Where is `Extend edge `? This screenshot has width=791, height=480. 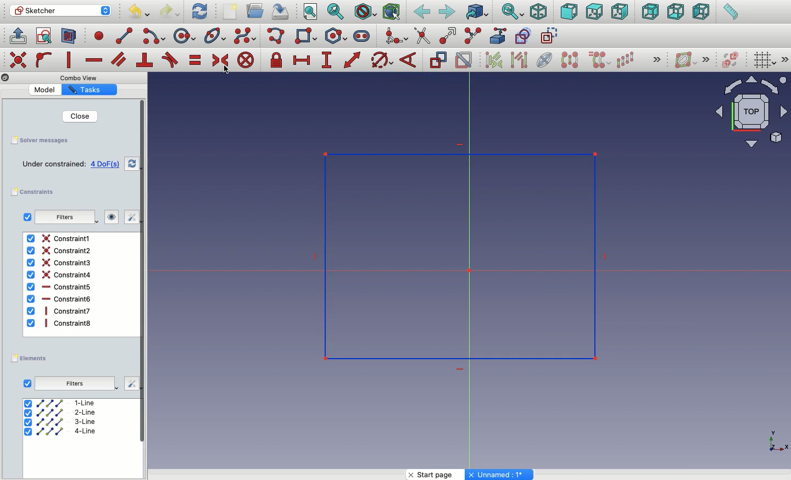 Extend edge  is located at coordinates (449, 36).